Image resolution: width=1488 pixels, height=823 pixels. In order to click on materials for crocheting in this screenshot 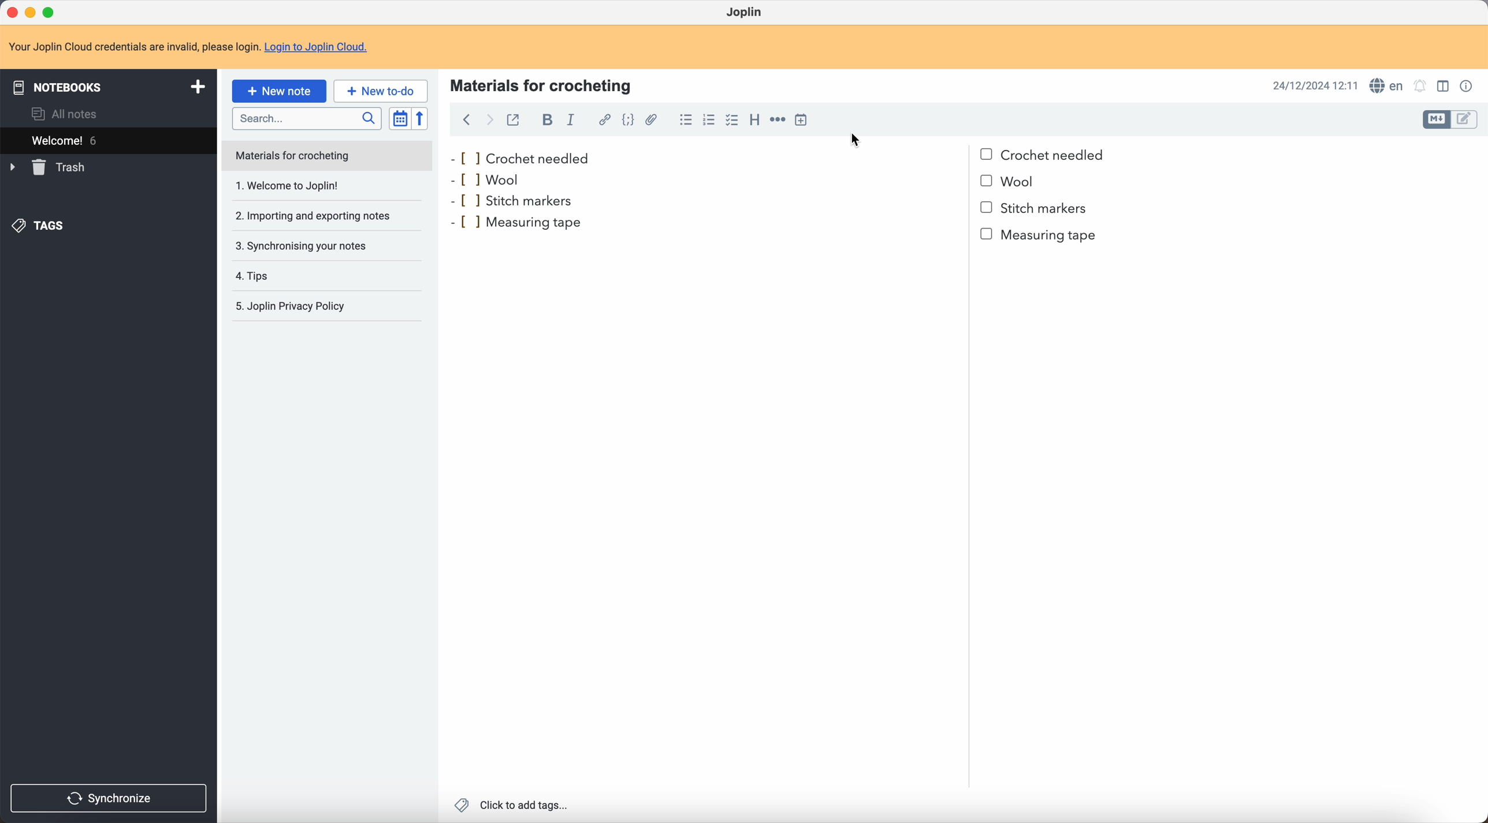, I will do `click(542, 84)`.